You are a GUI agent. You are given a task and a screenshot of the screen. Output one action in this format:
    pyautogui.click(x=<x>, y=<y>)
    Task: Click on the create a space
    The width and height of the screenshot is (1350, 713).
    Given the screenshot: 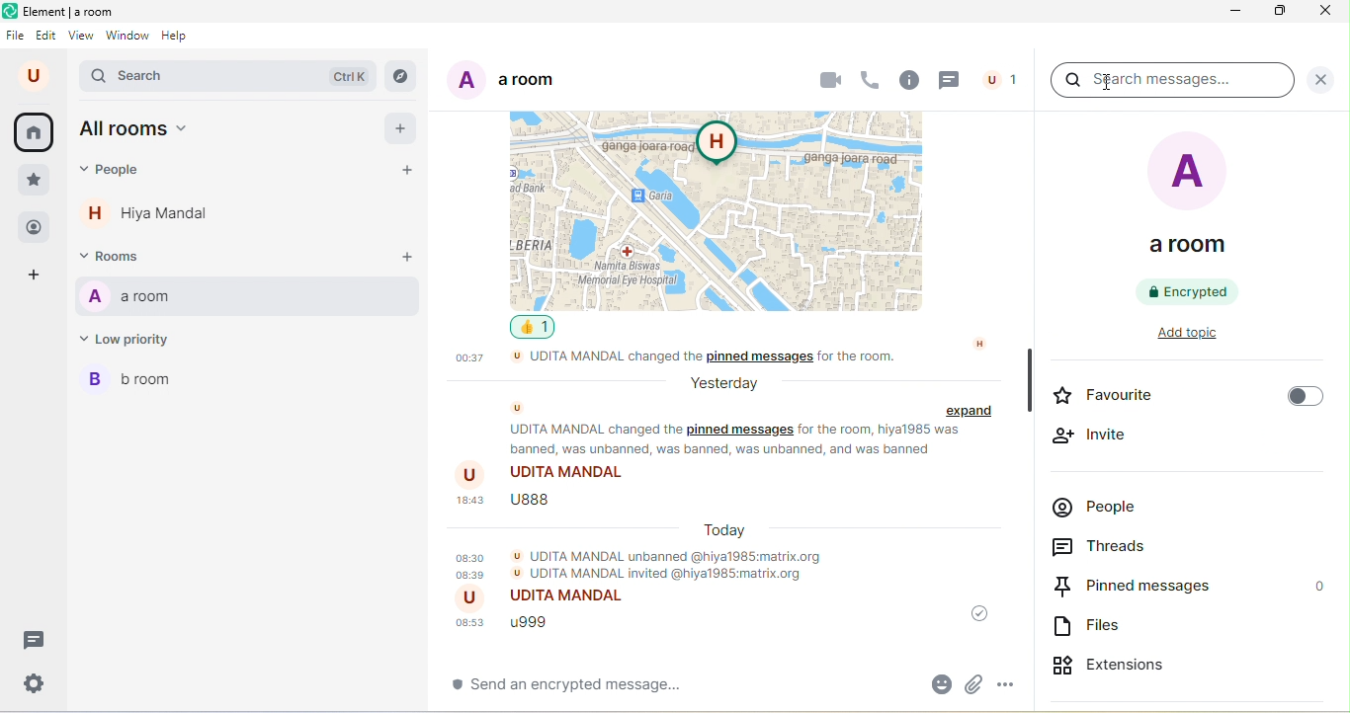 What is the action you would take?
    pyautogui.click(x=42, y=277)
    